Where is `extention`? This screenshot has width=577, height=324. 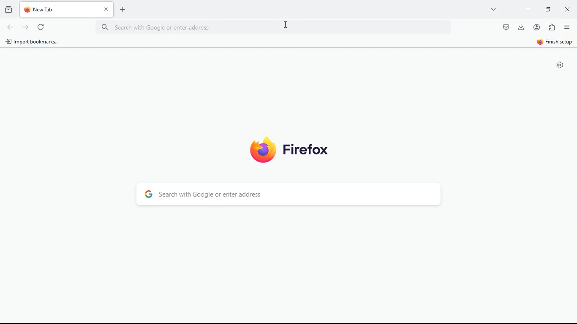
extention is located at coordinates (553, 27).